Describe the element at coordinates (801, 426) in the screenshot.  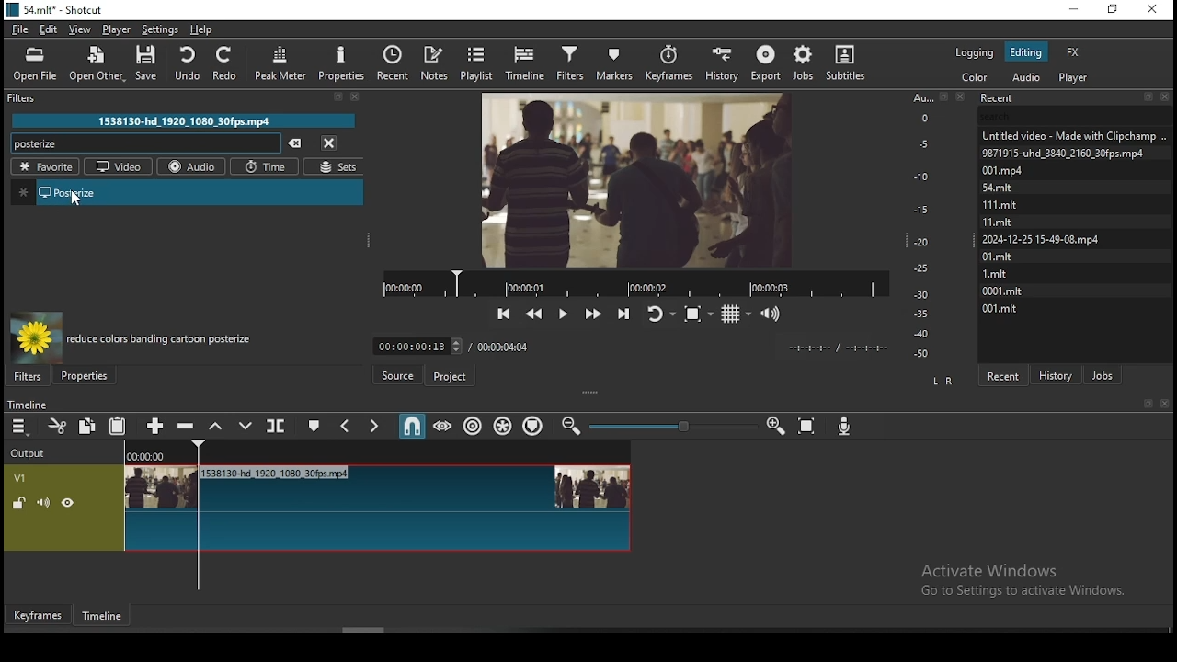
I see `zoom timeline to fit` at that location.